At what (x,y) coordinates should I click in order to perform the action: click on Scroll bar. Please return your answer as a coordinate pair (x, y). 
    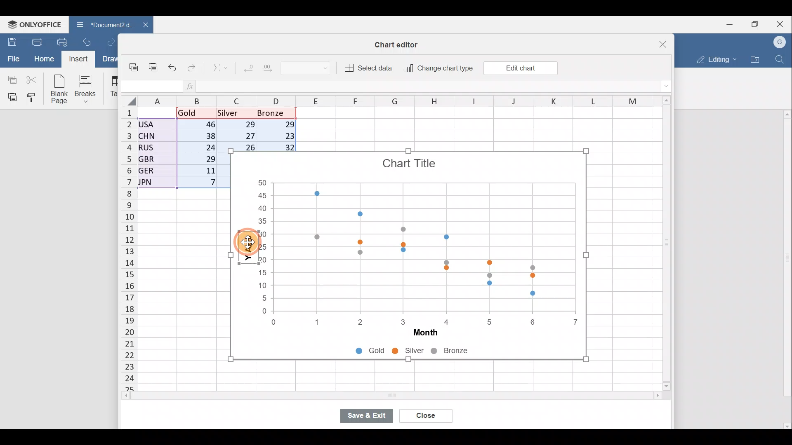
    Looking at the image, I should click on (664, 244).